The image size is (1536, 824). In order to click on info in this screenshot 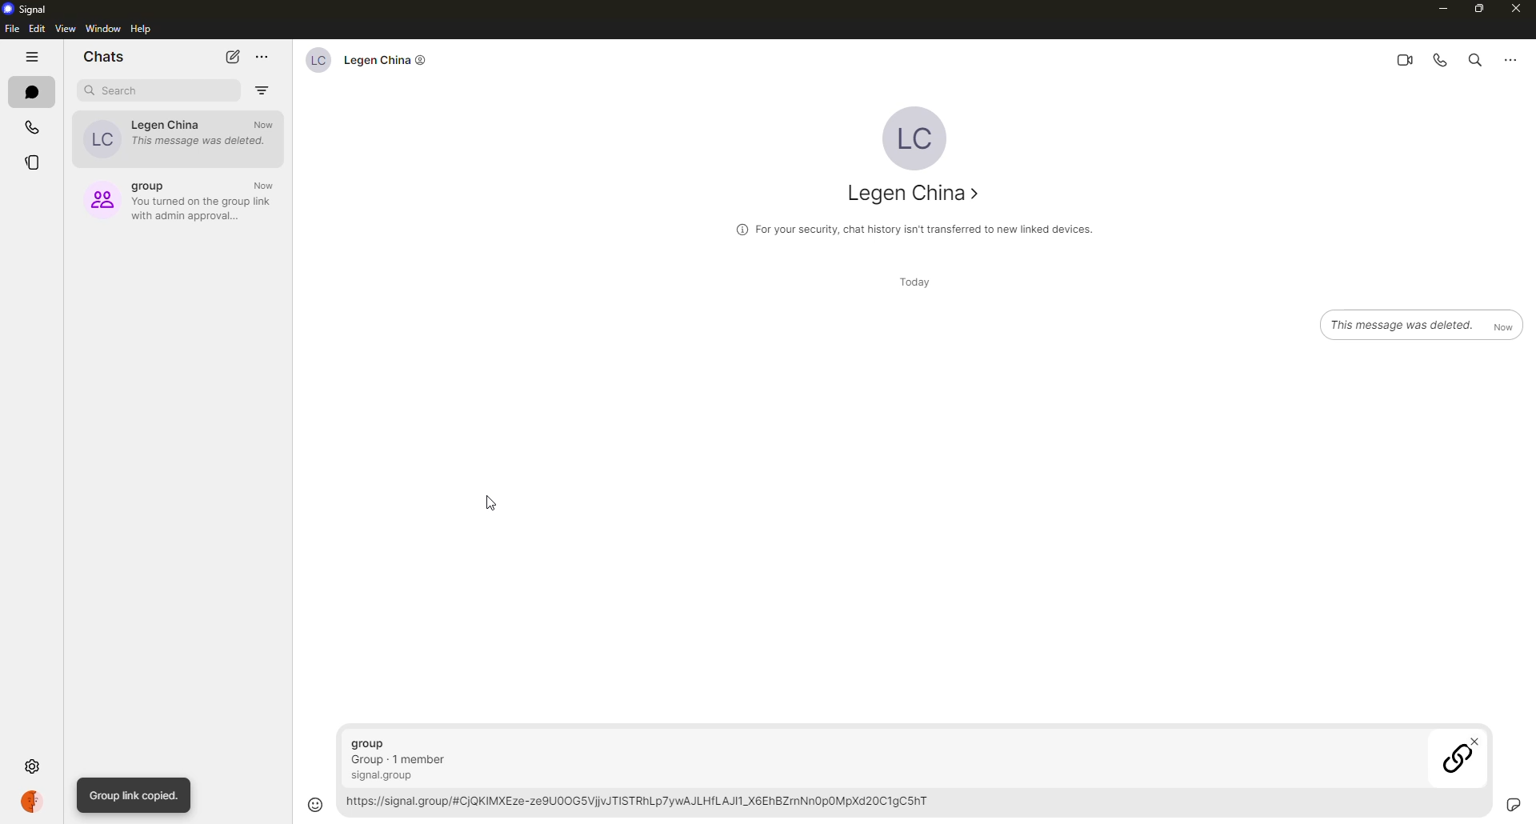, I will do `click(913, 228)`.